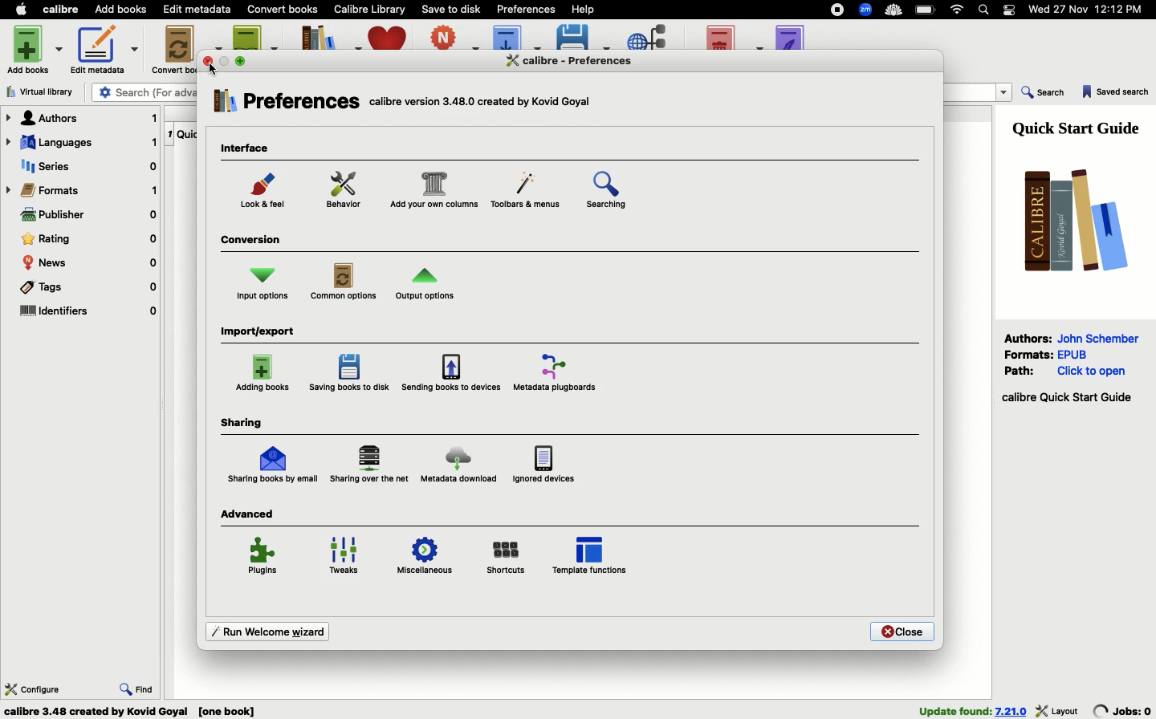 The image size is (1156, 719). Describe the element at coordinates (1116, 93) in the screenshot. I see `Saved search` at that location.